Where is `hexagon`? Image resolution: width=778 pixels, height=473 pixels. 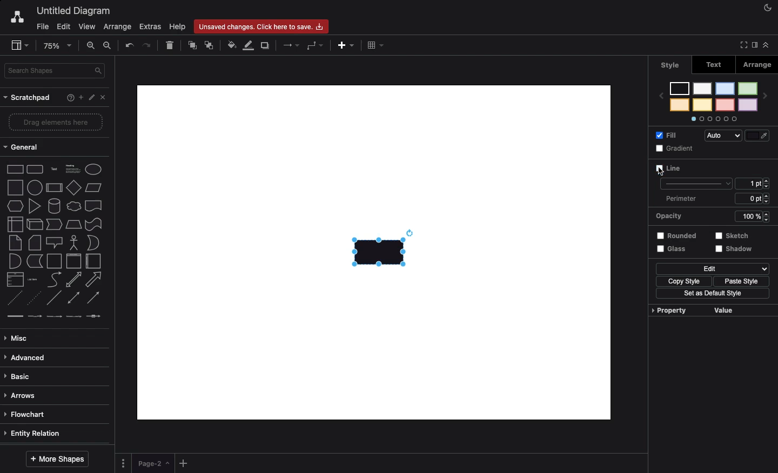
hexagon is located at coordinates (14, 206).